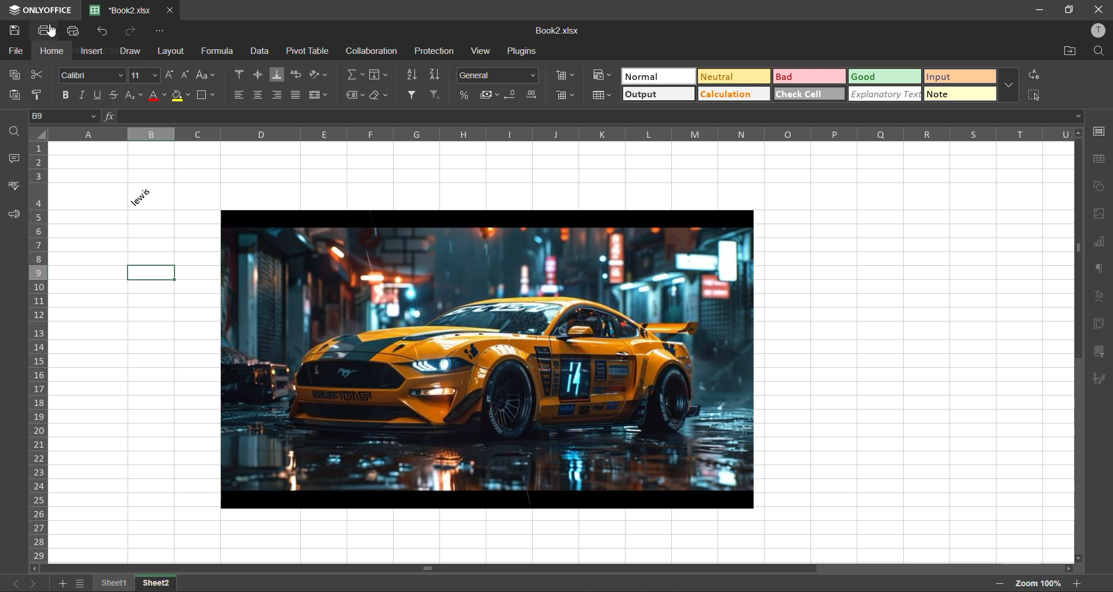 This screenshot has height=592, width=1113. Describe the element at coordinates (885, 94) in the screenshot. I see `explanatory text` at that location.